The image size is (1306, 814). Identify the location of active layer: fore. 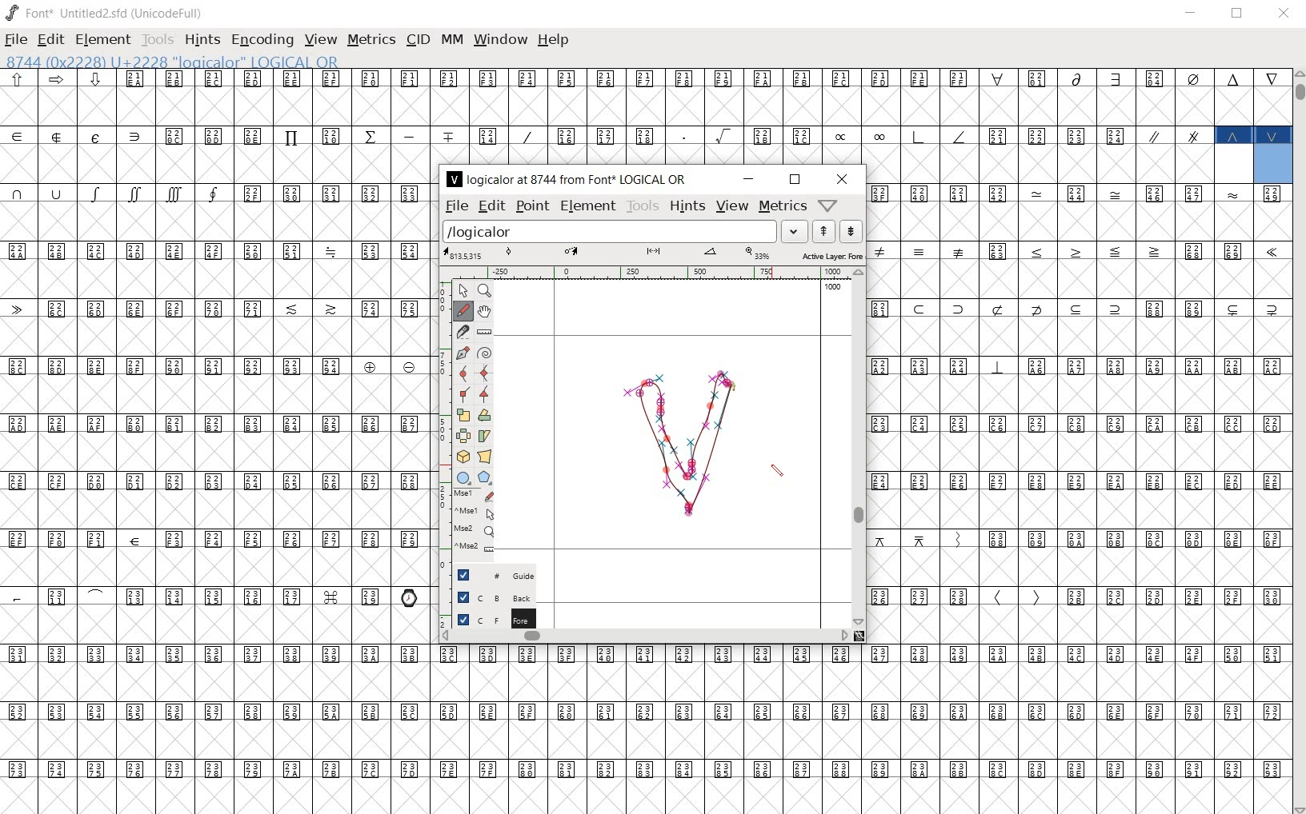
(651, 255).